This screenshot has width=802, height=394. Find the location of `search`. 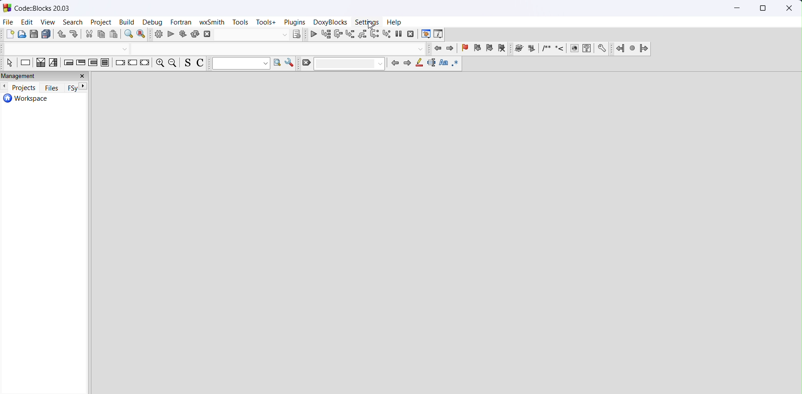

search is located at coordinates (73, 23).